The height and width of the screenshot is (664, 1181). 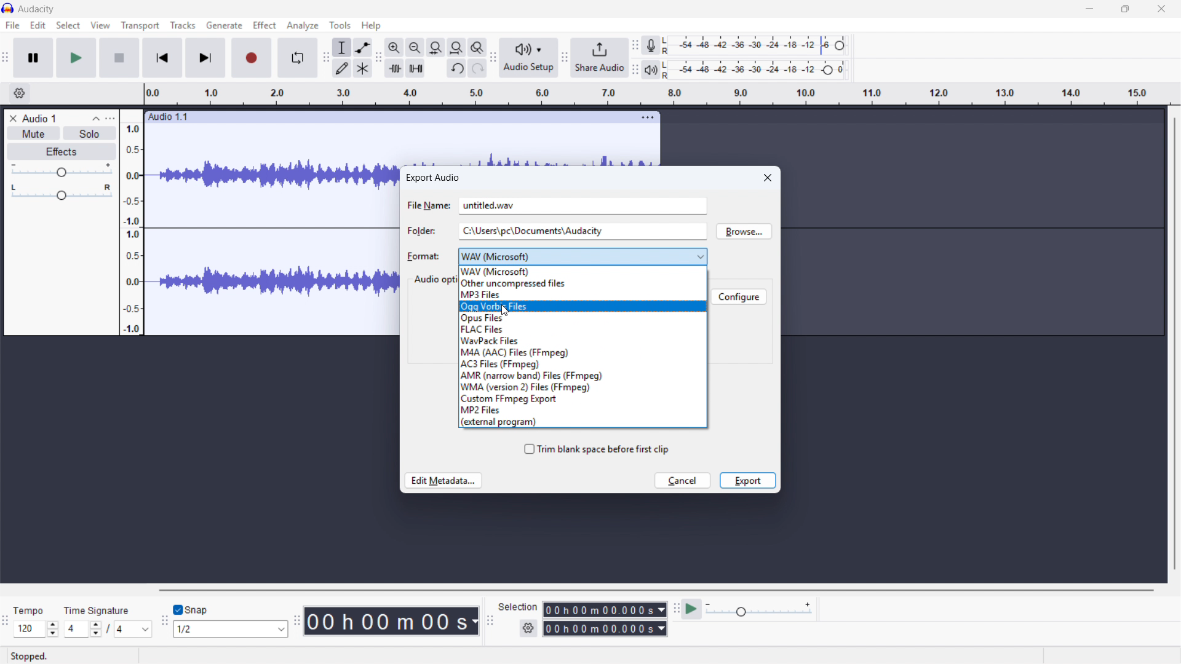 I want to click on View , so click(x=100, y=26).